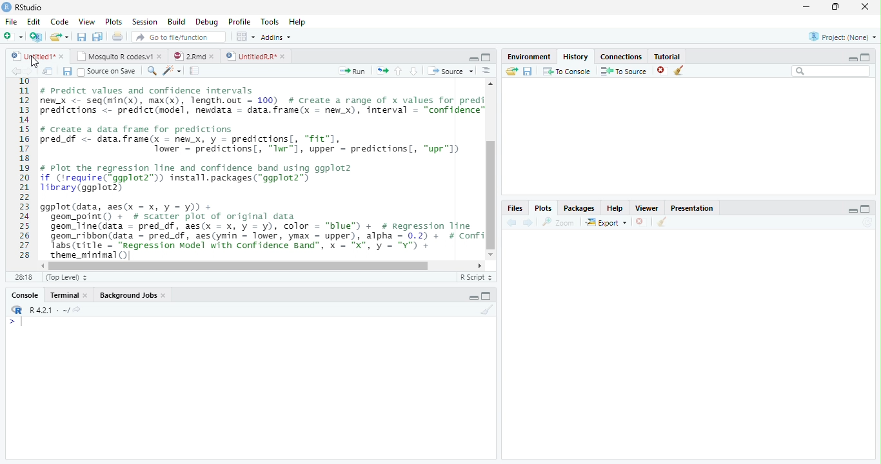  Describe the element at coordinates (68, 72) in the screenshot. I see `Save ` at that location.